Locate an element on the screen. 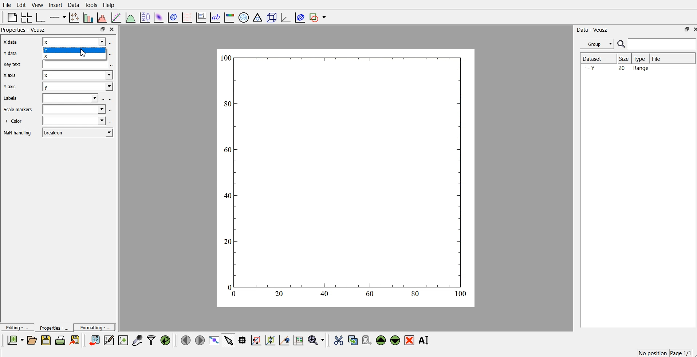  Close is located at coordinates (693, 29).